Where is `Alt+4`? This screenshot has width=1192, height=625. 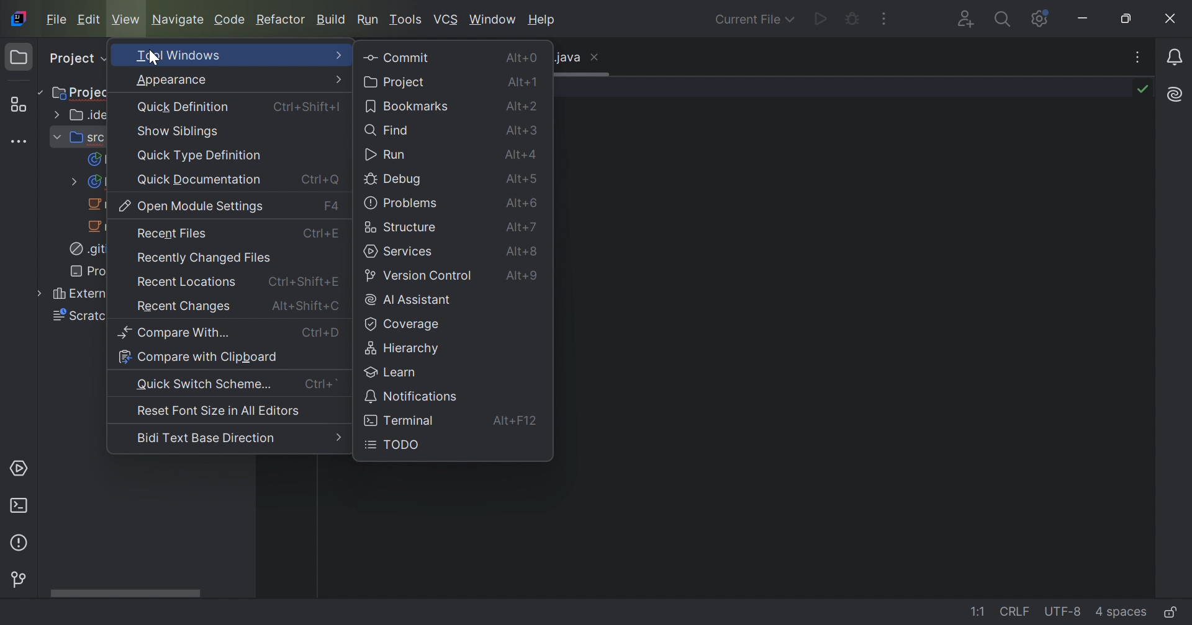 Alt+4 is located at coordinates (525, 156).